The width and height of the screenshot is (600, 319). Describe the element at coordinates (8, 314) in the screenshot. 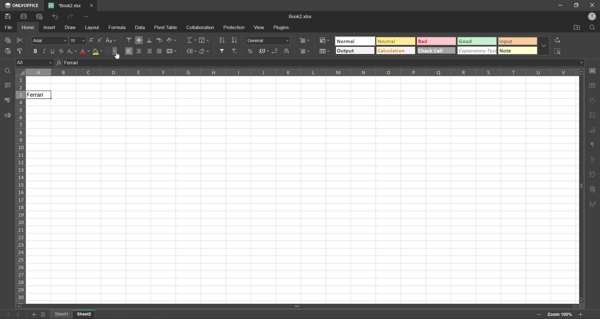

I see `previous` at that location.